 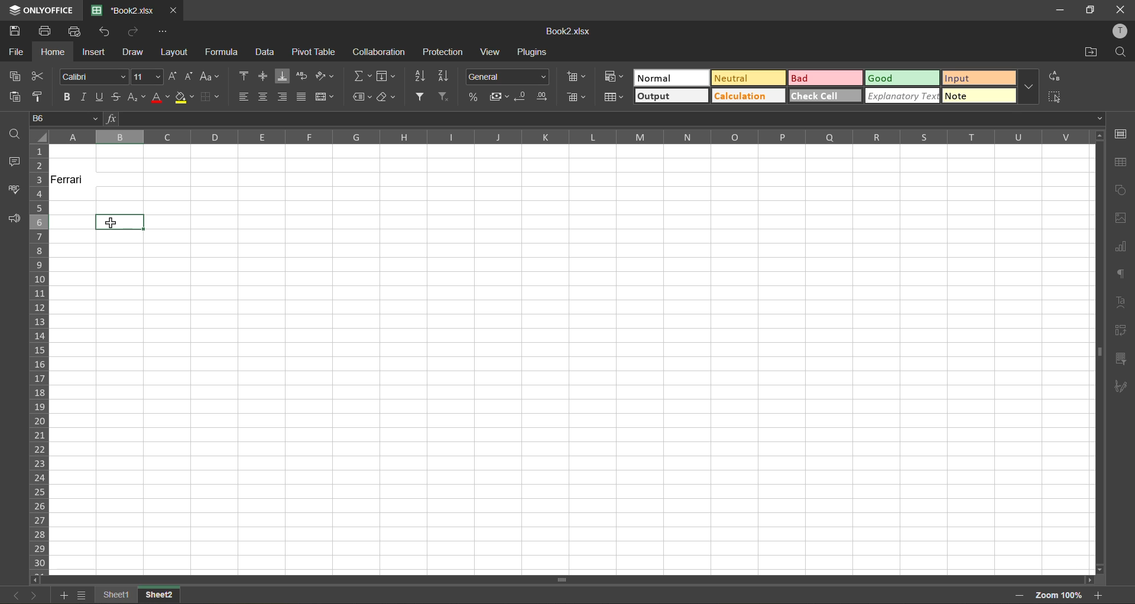 I want to click on insert, so click(x=94, y=52).